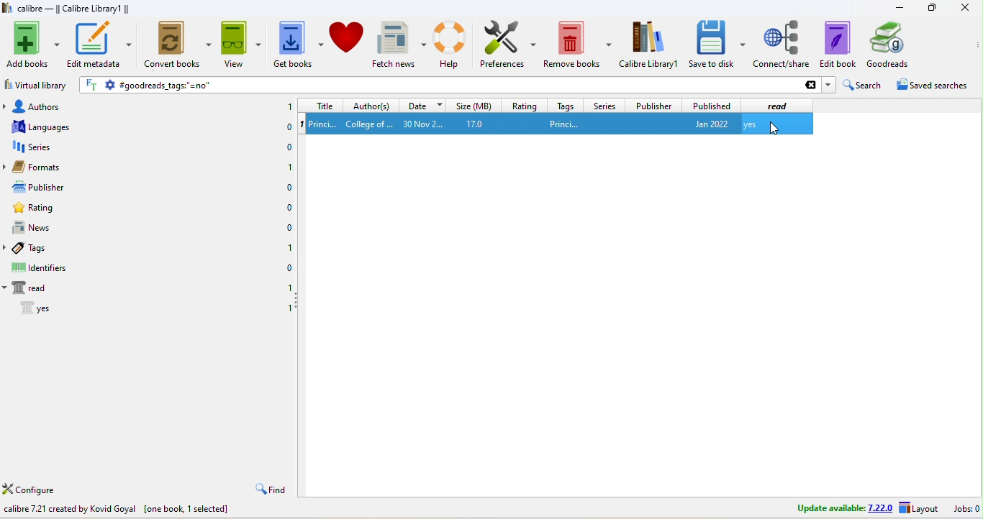 The height and width of the screenshot is (519, 983). I want to click on 0, so click(288, 267).